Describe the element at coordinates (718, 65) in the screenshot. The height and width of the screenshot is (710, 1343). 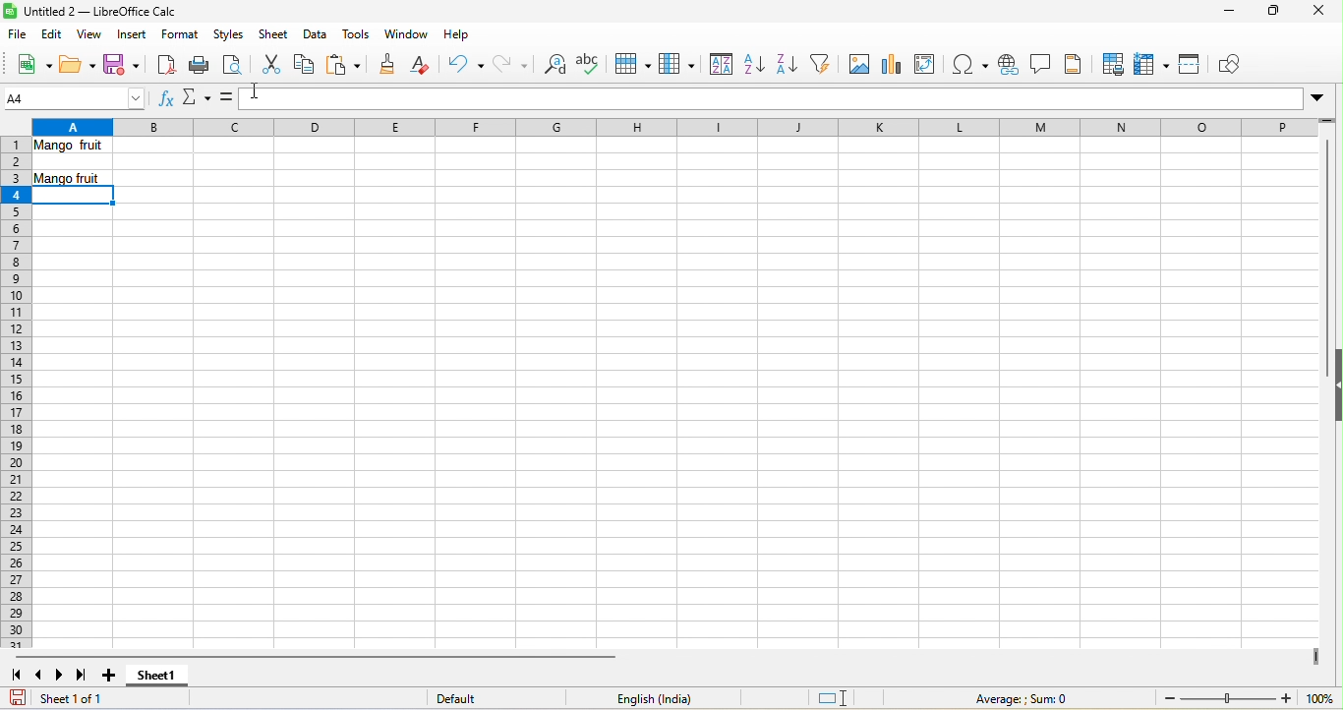
I see `sort` at that location.